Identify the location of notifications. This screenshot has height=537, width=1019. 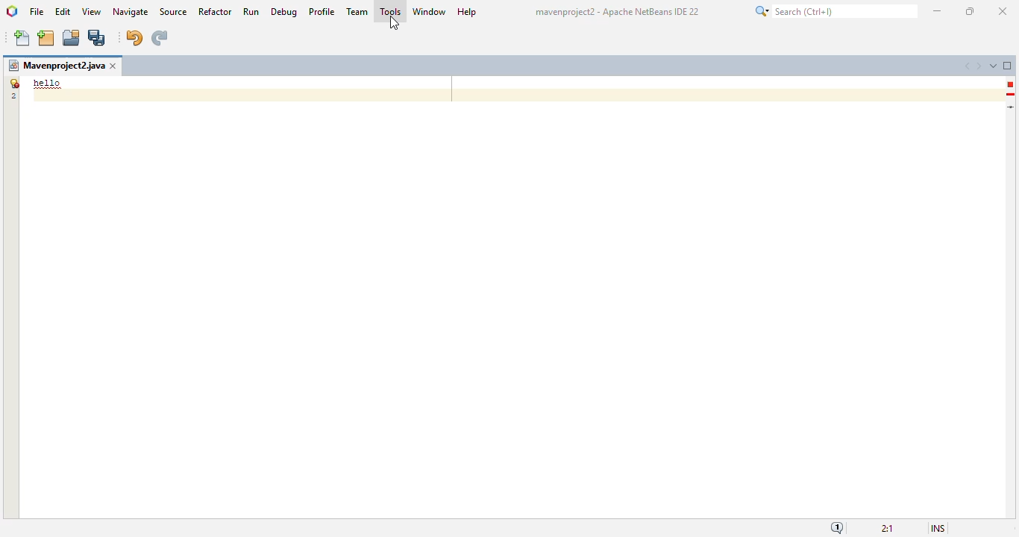
(838, 528).